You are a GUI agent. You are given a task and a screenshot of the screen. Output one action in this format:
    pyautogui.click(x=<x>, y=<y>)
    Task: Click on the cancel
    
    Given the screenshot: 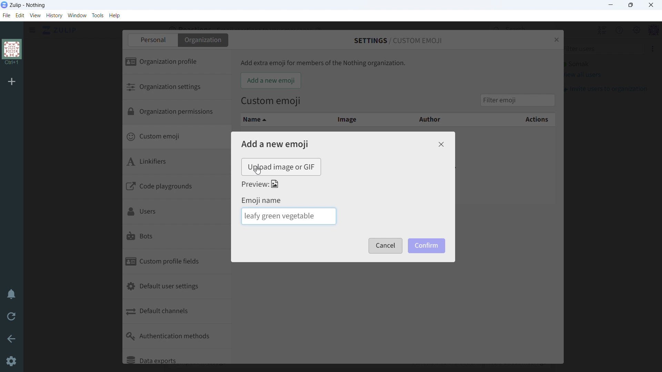 What is the action you would take?
    pyautogui.click(x=384, y=246)
    